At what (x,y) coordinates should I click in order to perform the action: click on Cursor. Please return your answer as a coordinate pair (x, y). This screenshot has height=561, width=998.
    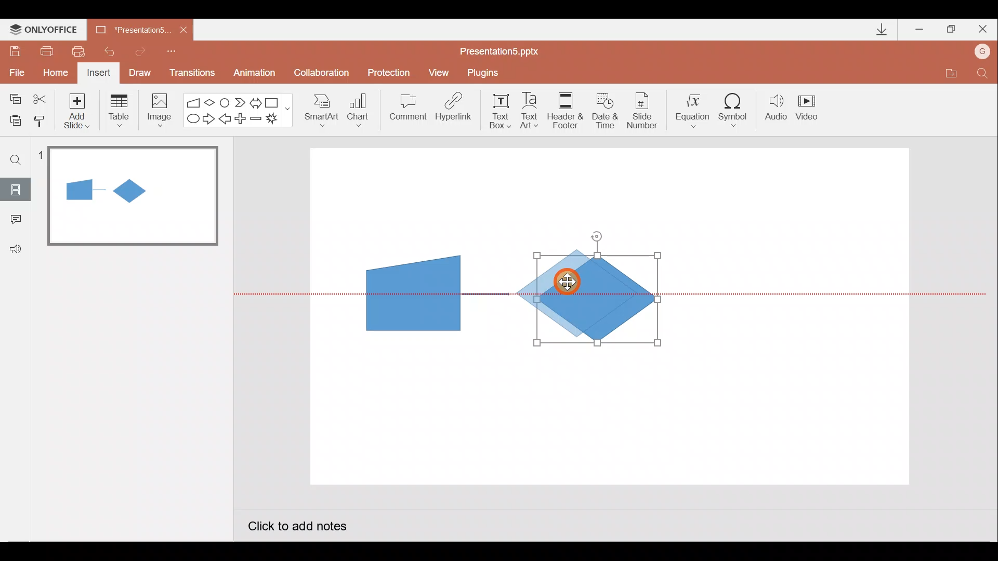
    Looking at the image, I should click on (570, 284).